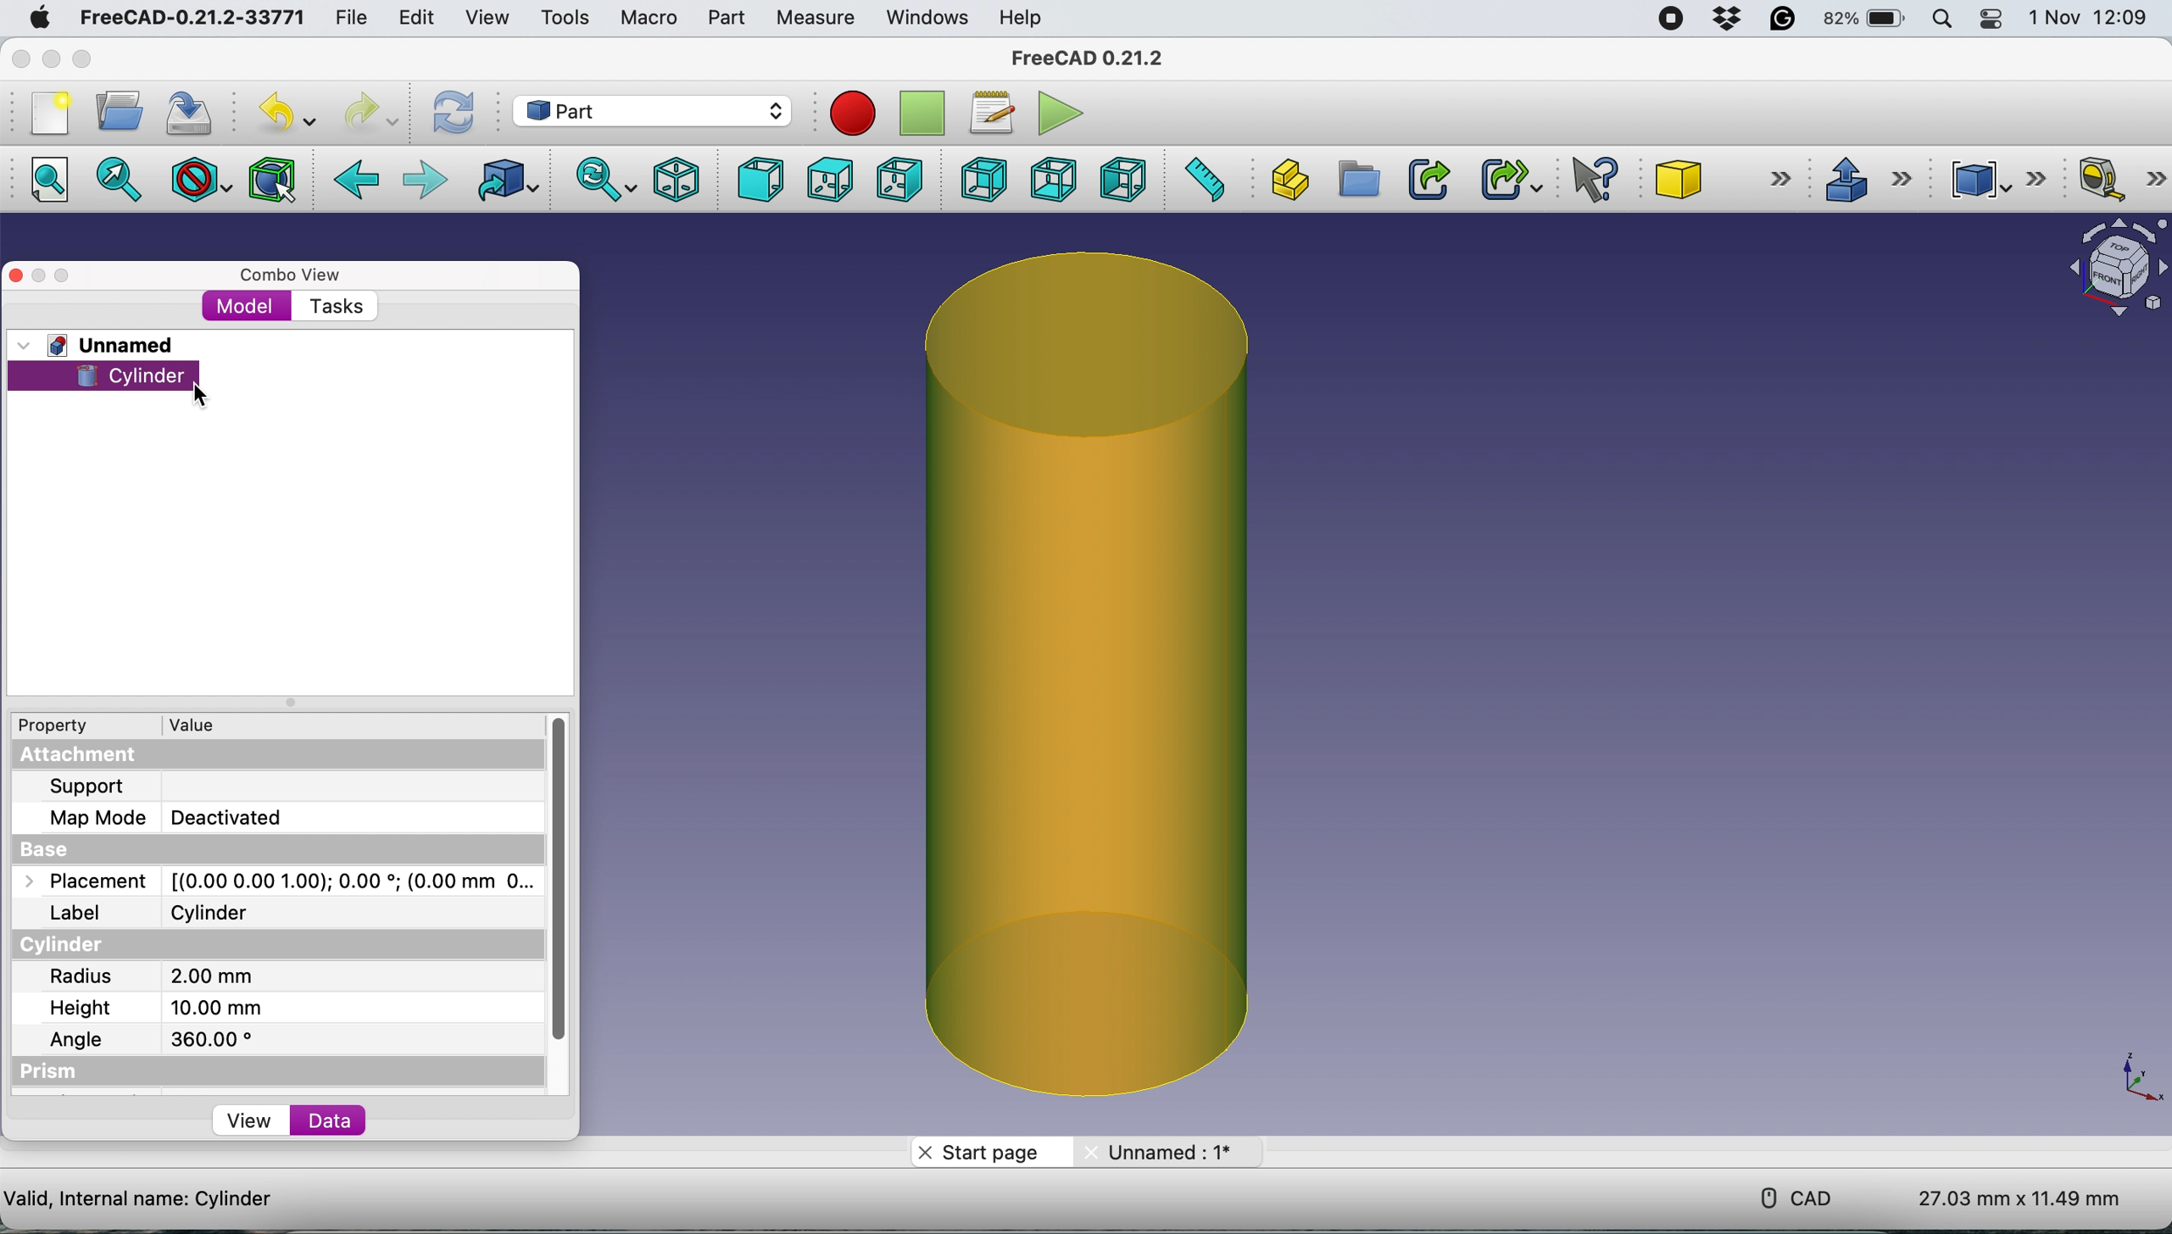 The height and width of the screenshot is (1234, 2172). Describe the element at coordinates (1356, 180) in the screenshot. I see `create group` at that location.